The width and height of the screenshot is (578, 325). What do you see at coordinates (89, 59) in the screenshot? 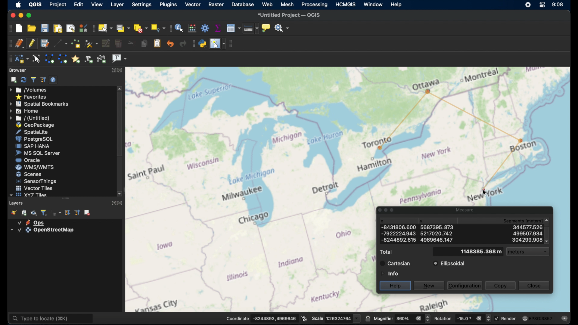
I see `create text annotation along line` at bounding box center [89, 59].